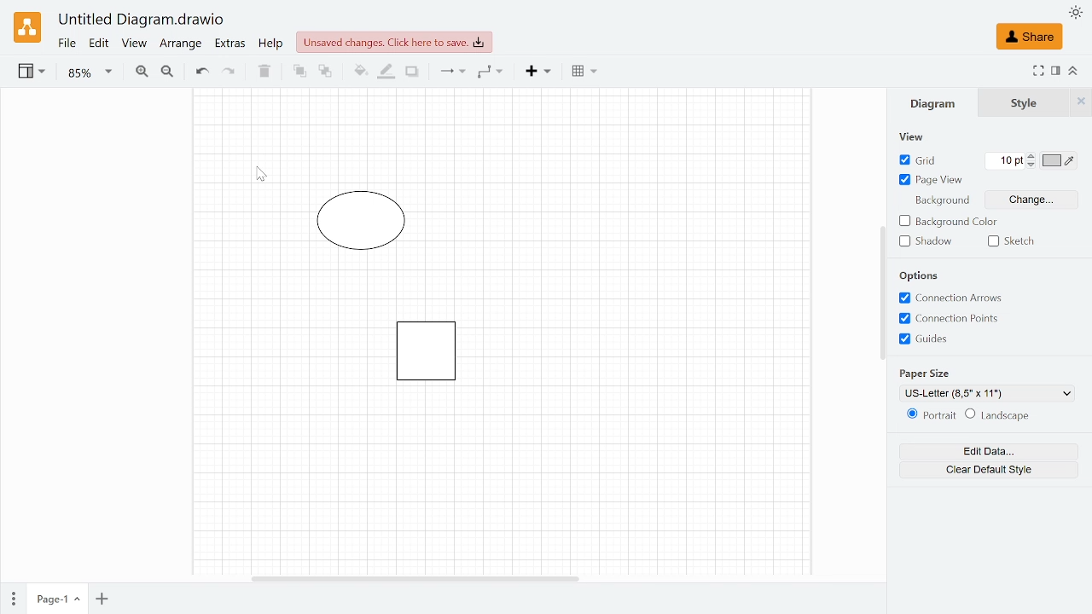  Describe the element at coordinates (1074, 70) in the screenshot. I see `Collapse` at that location.